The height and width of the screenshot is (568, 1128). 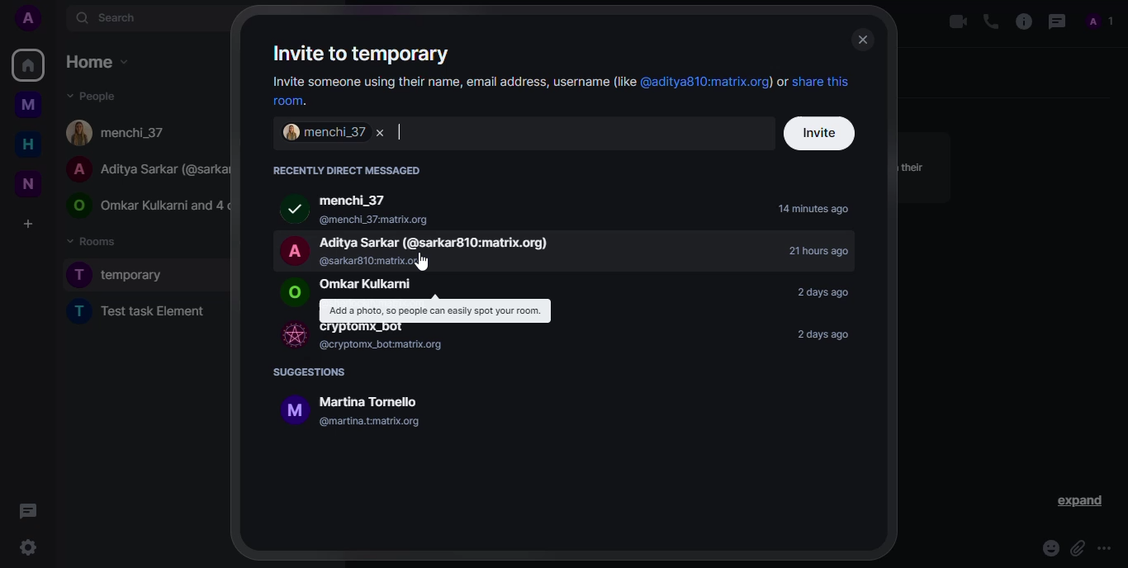 What do you see at coordinates (1105, 548) in the screenshot?
I see `more` at bounding box center [1105, 548].